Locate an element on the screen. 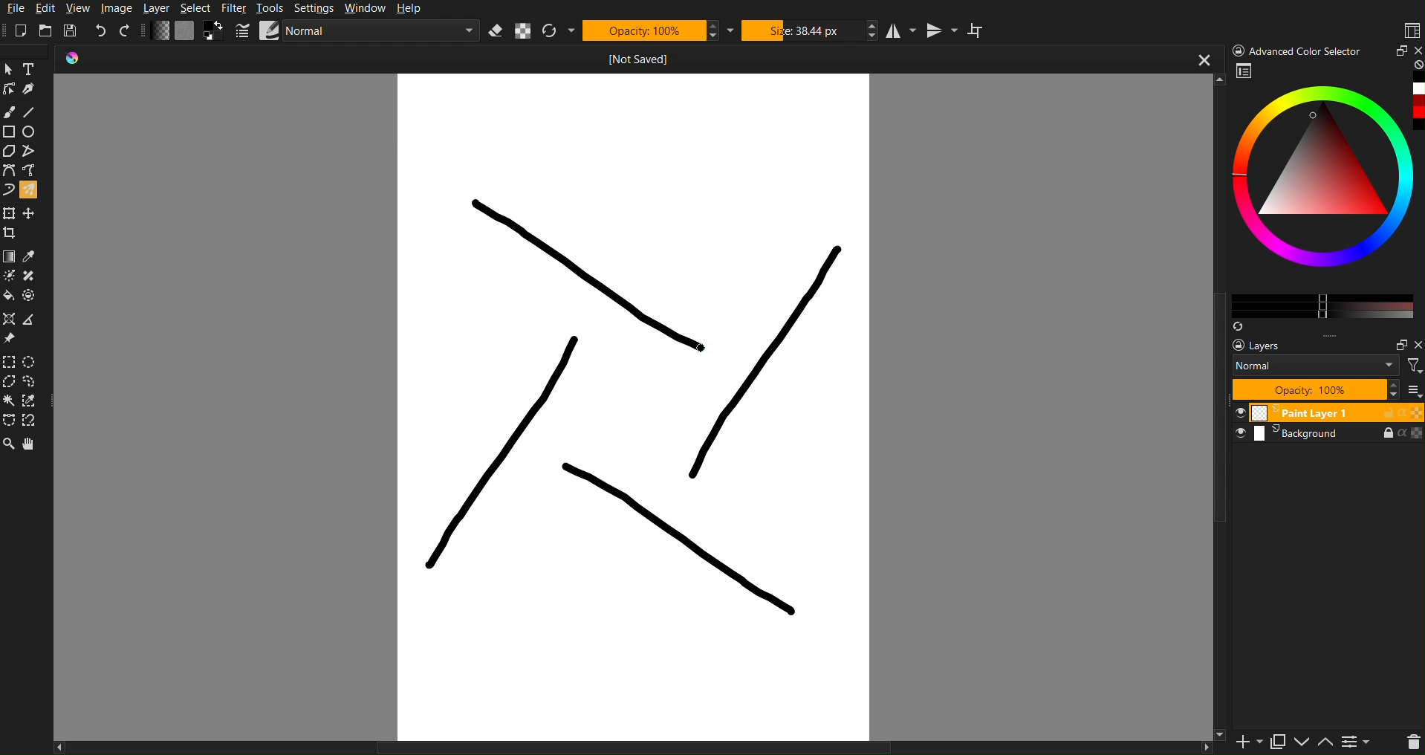 Image resolution: width=1425 pixels, height=755 pixels. down is located at coordinates (1301, 743).